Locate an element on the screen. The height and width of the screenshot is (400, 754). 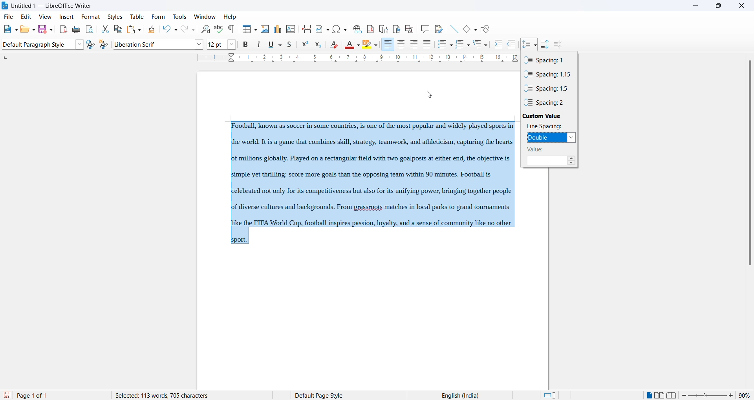
tools is located at coordinates (178, 16).